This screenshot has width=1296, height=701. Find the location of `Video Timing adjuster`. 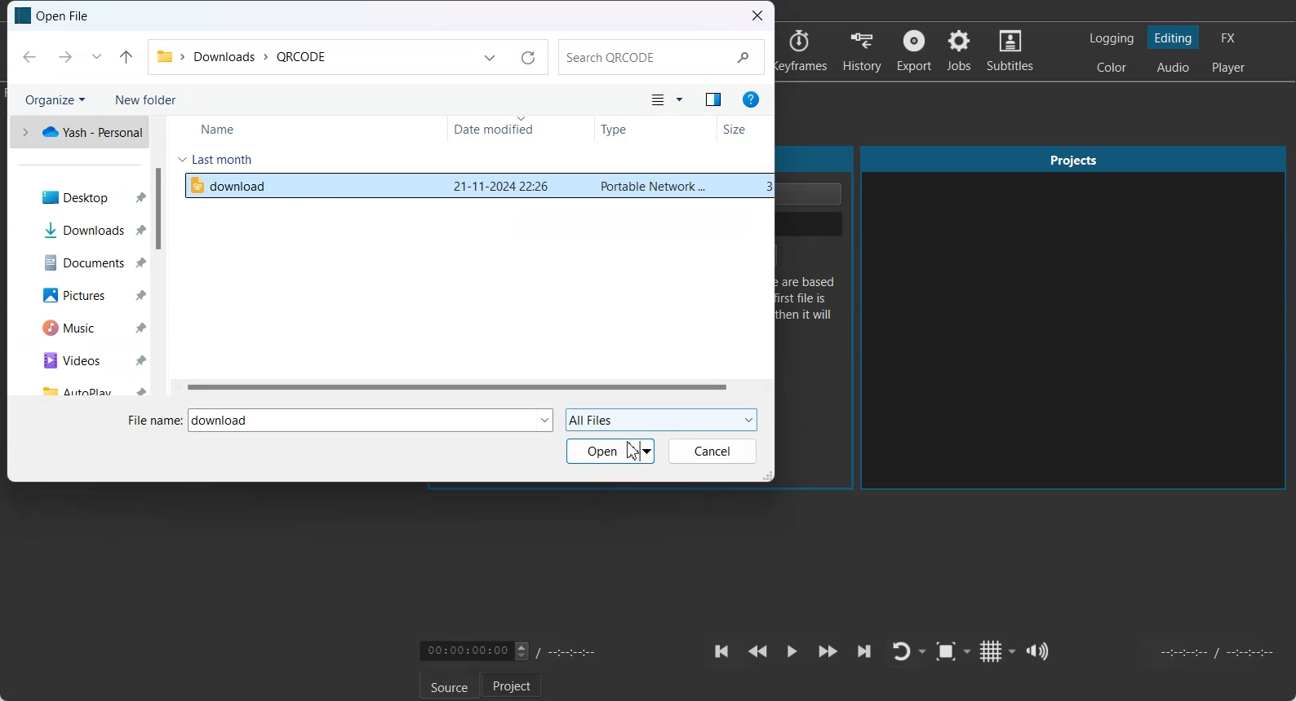

Video Timing adjuster is located at coordinates (475, 651).